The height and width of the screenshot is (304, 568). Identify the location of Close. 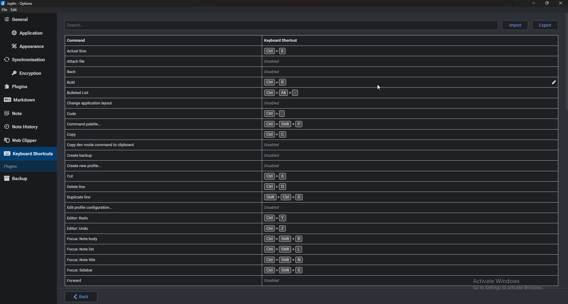
(560, 3).